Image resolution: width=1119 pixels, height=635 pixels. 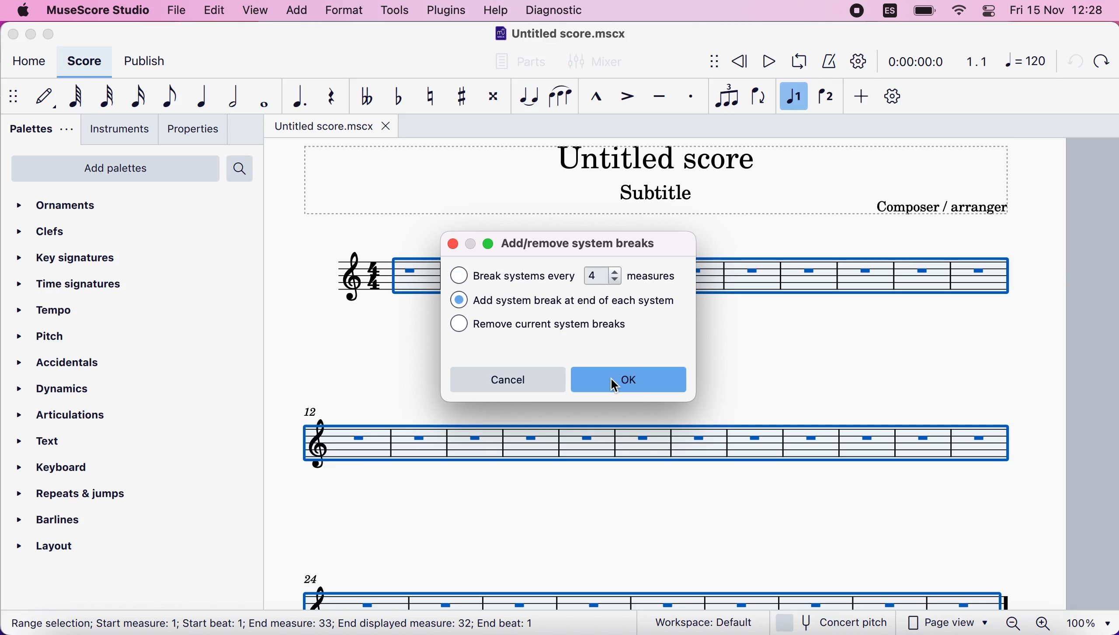 I want to click on time, so click(x=914, y=63).